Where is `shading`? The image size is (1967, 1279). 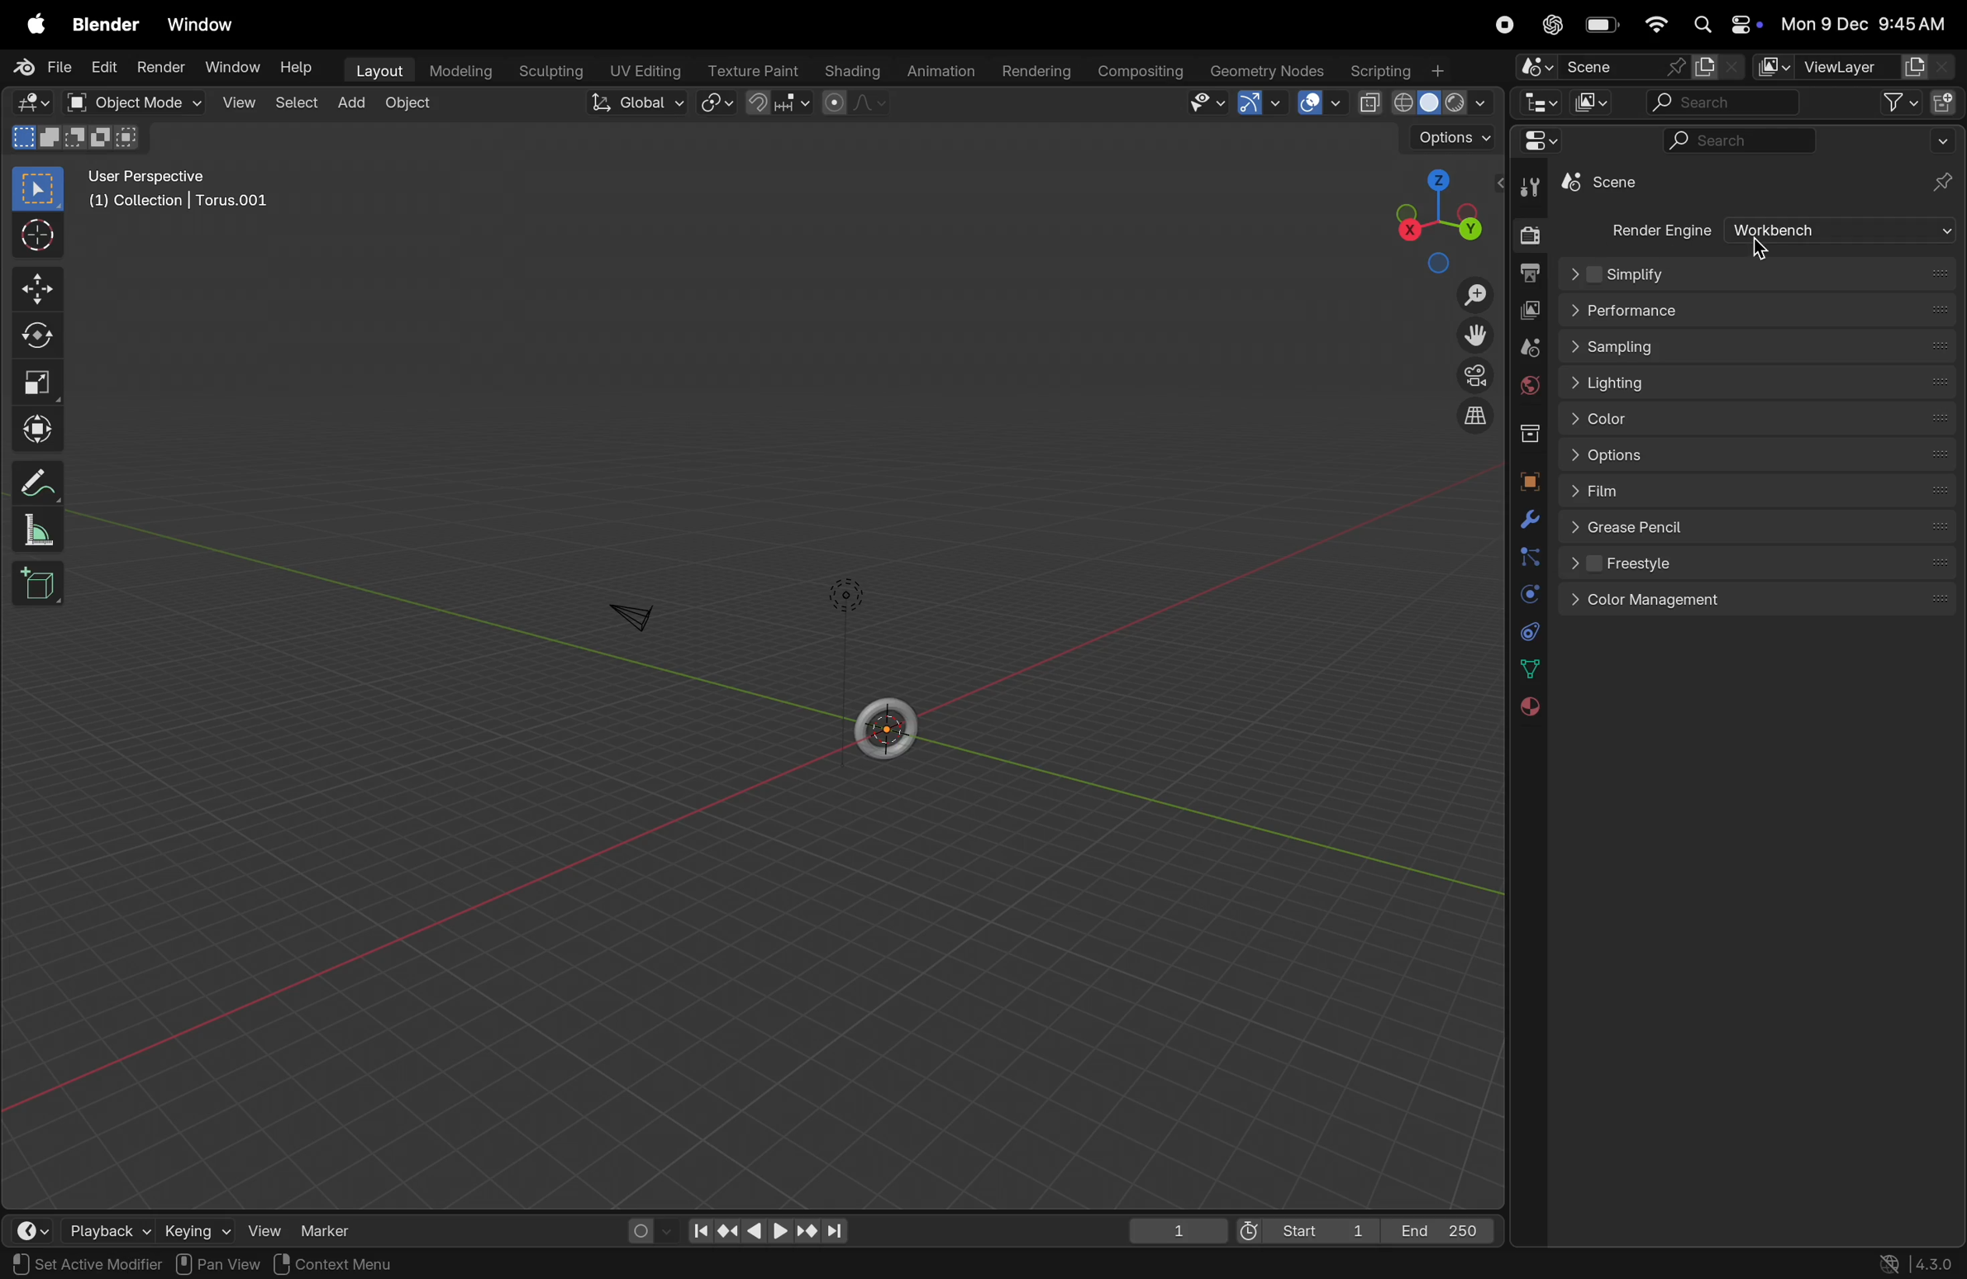 shading is located at coordinates (855, 71).